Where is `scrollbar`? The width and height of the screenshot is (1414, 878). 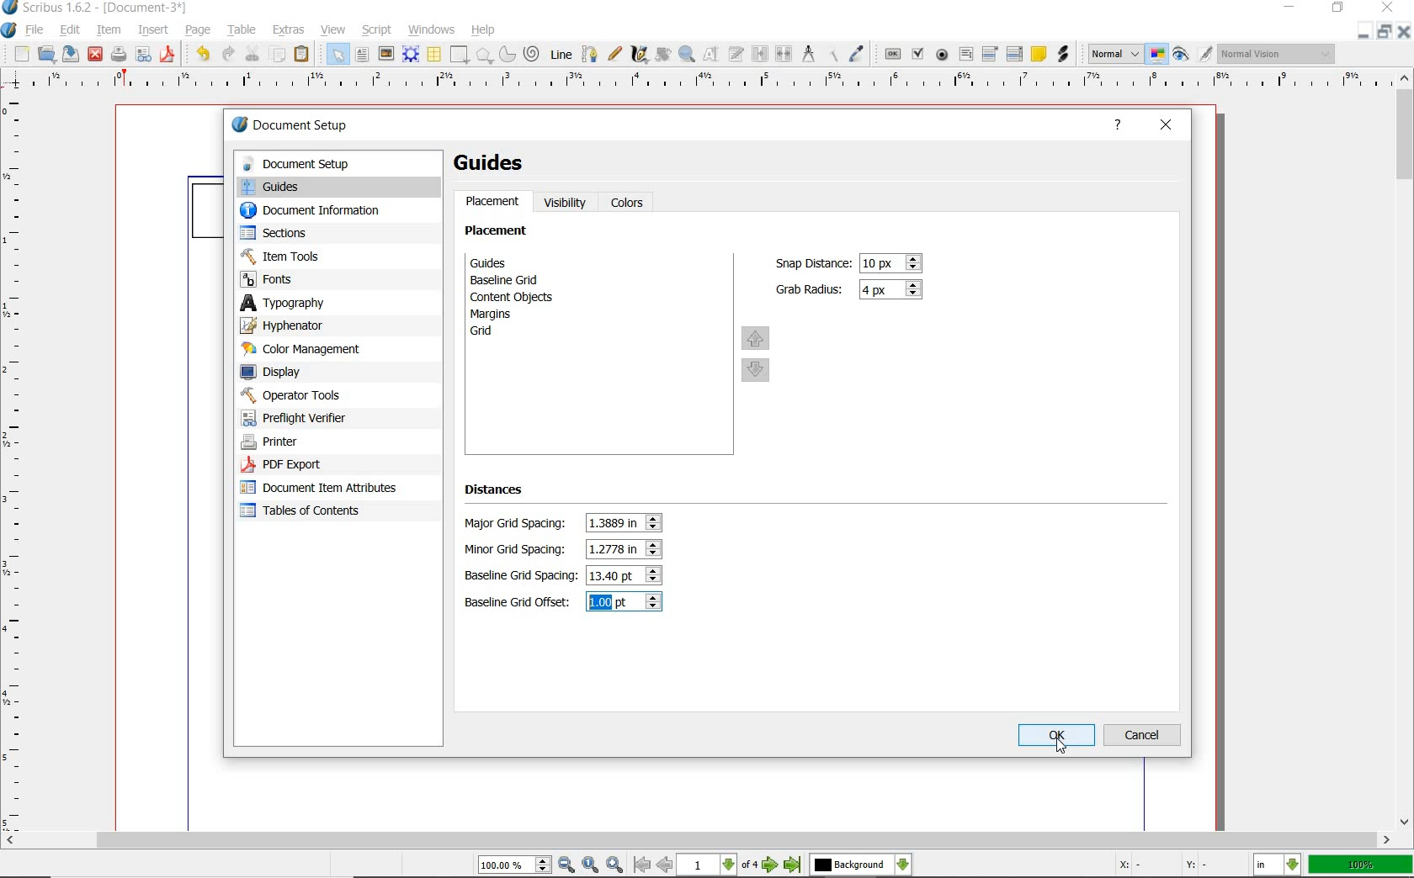
scrollbar is located at coordinates (1406, 449).